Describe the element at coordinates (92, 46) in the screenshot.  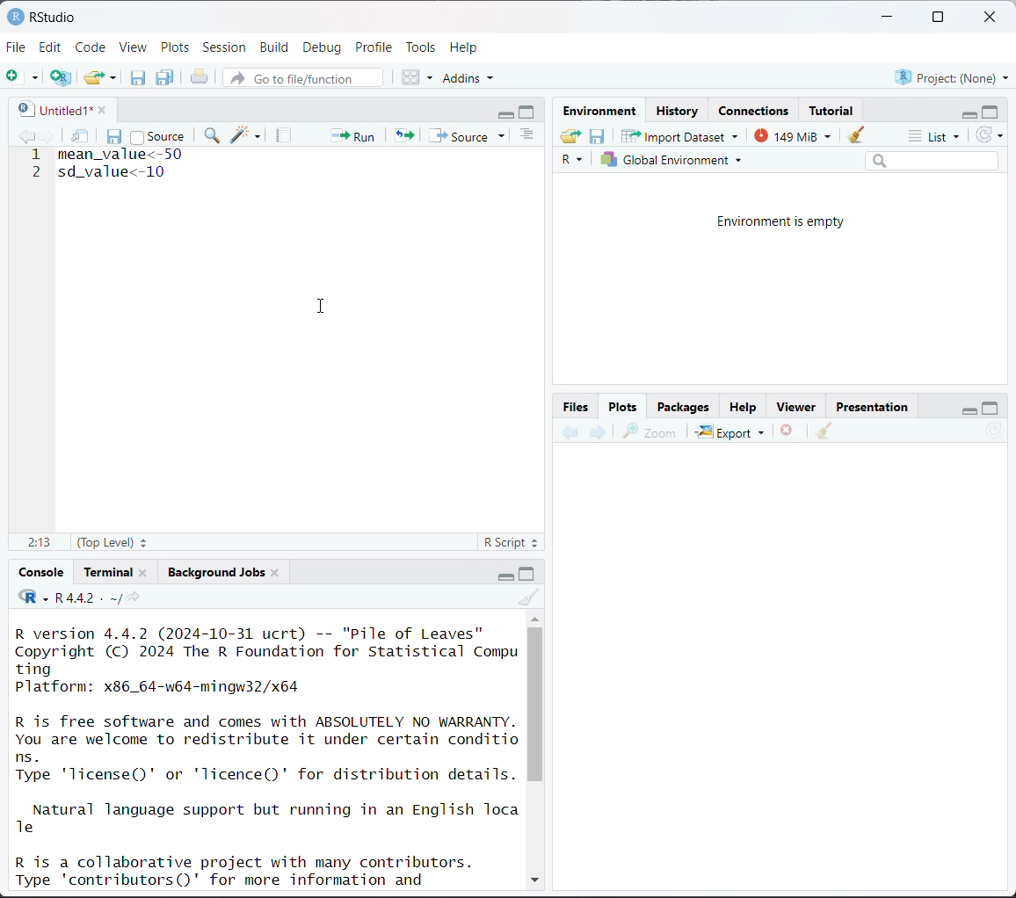
I see `Code` at that location.